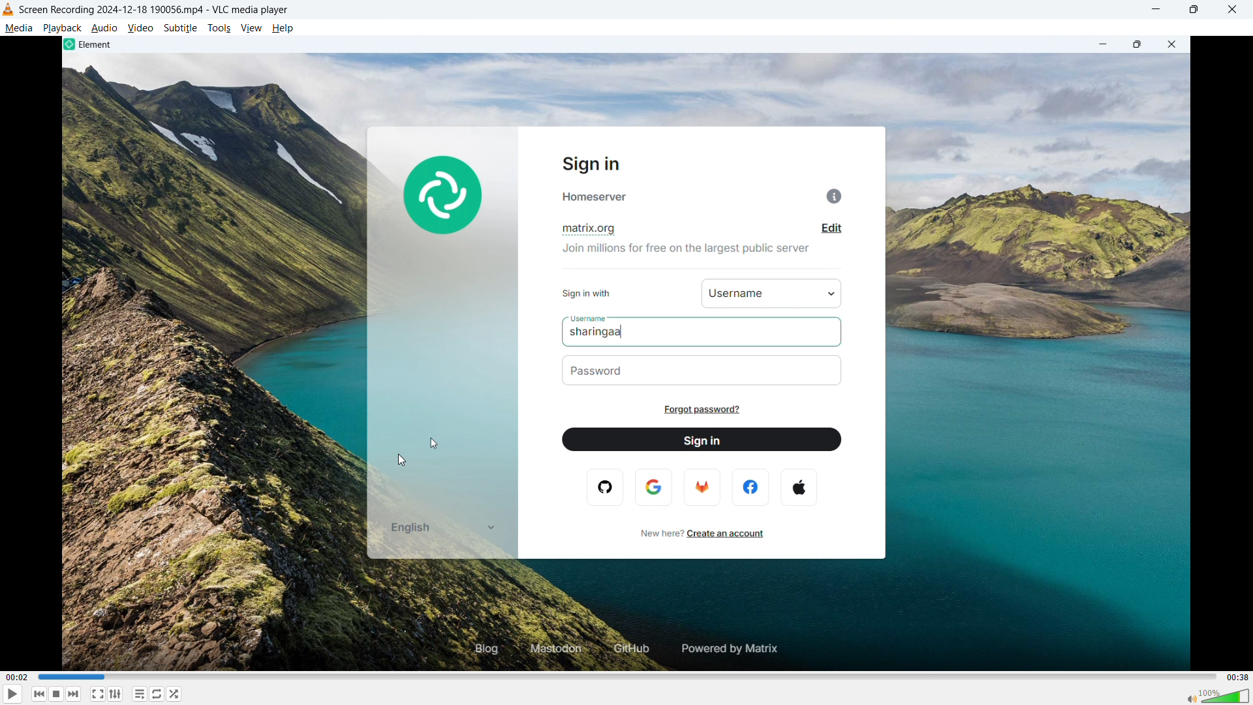  I want to click on Maximise , so click(1193, 9).